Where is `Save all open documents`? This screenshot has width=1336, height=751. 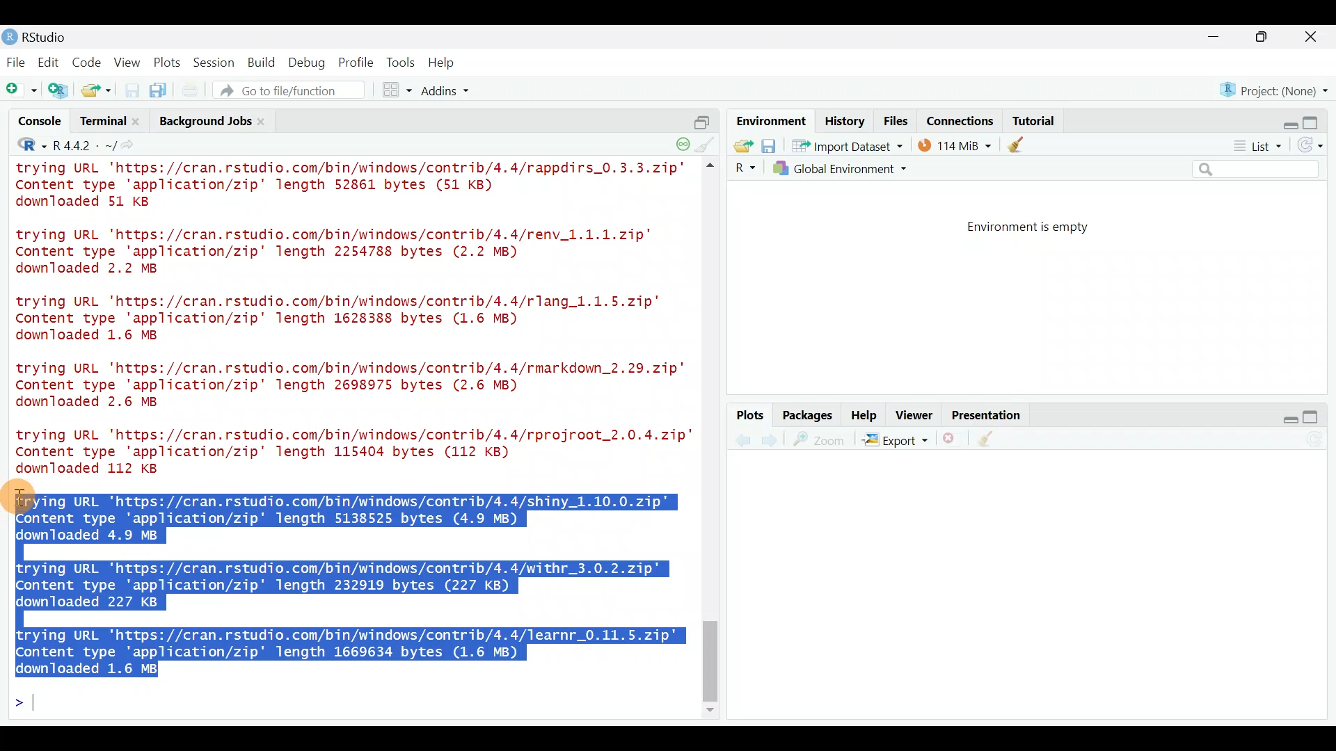
Save all open documents is located at coordinates (160, 91).